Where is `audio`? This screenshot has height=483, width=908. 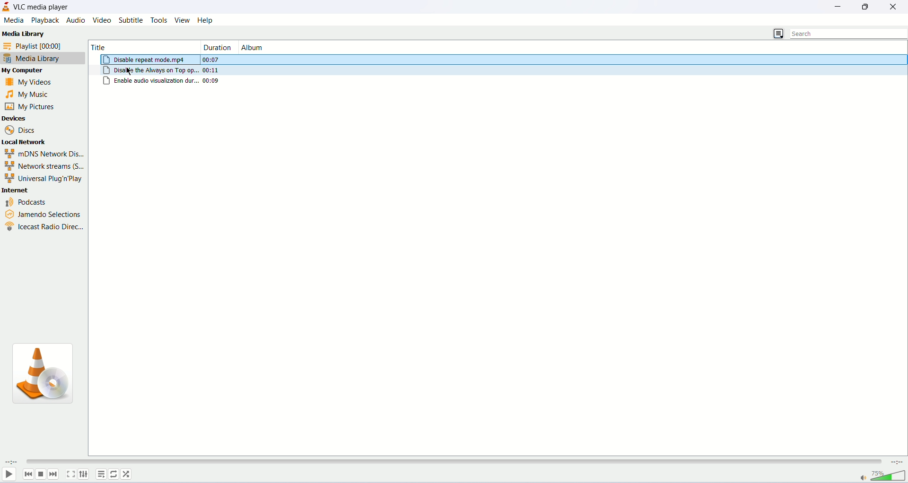 audio is located at coordinates (76, 20).